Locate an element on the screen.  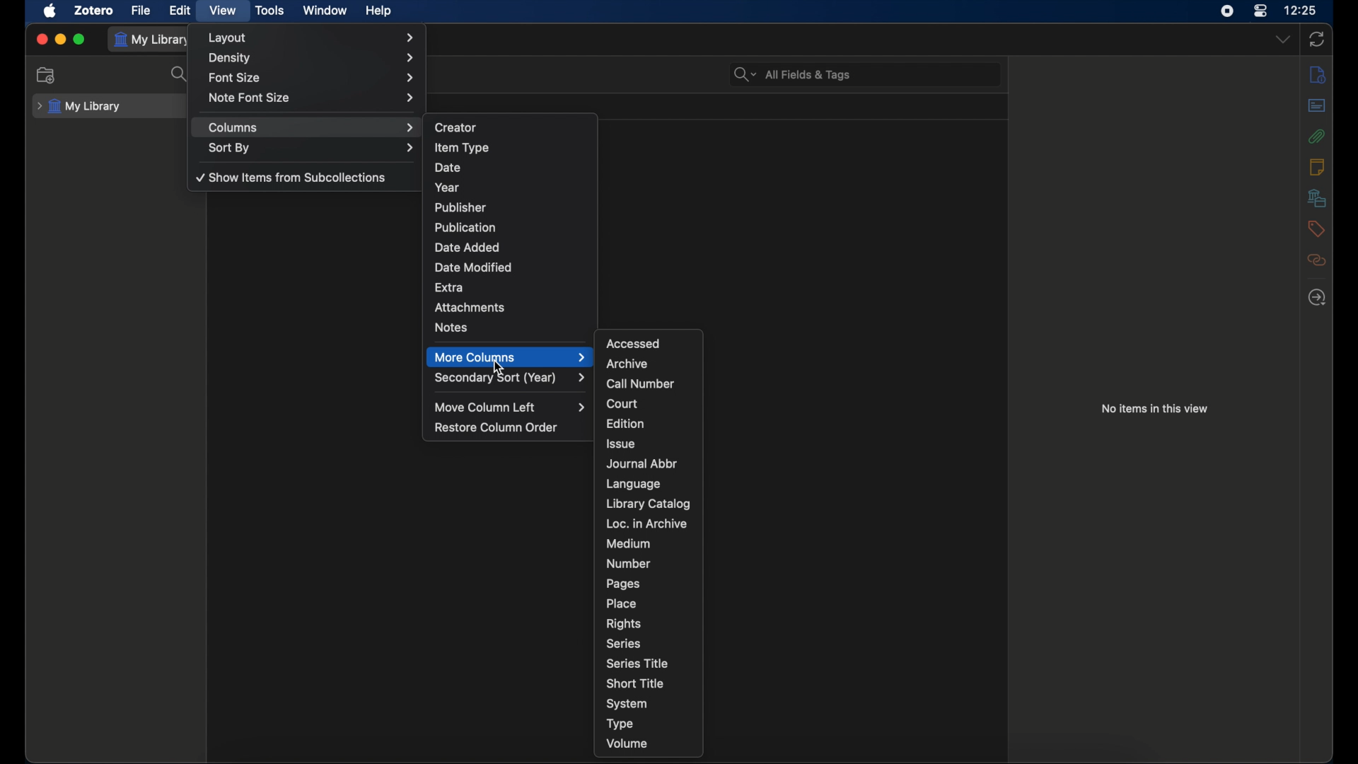
new collection is located at coordinates (46, 76).